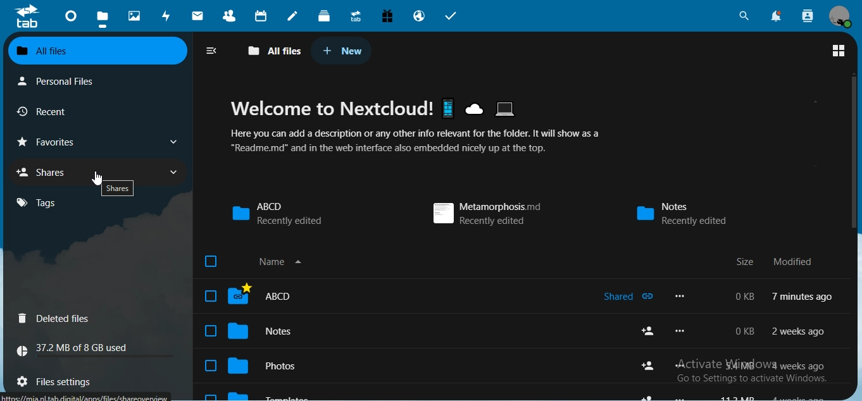 This screenshot has height=401, width=862. I want to click on new, so click(342, 49).